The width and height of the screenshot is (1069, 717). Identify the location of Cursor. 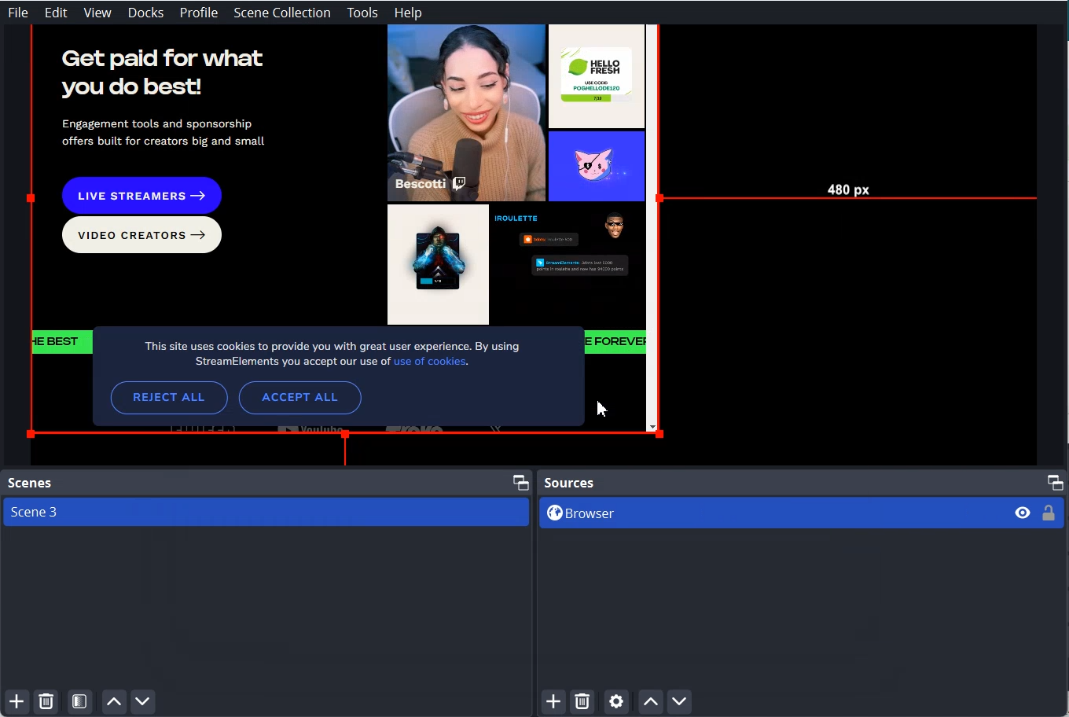
(605, 408).